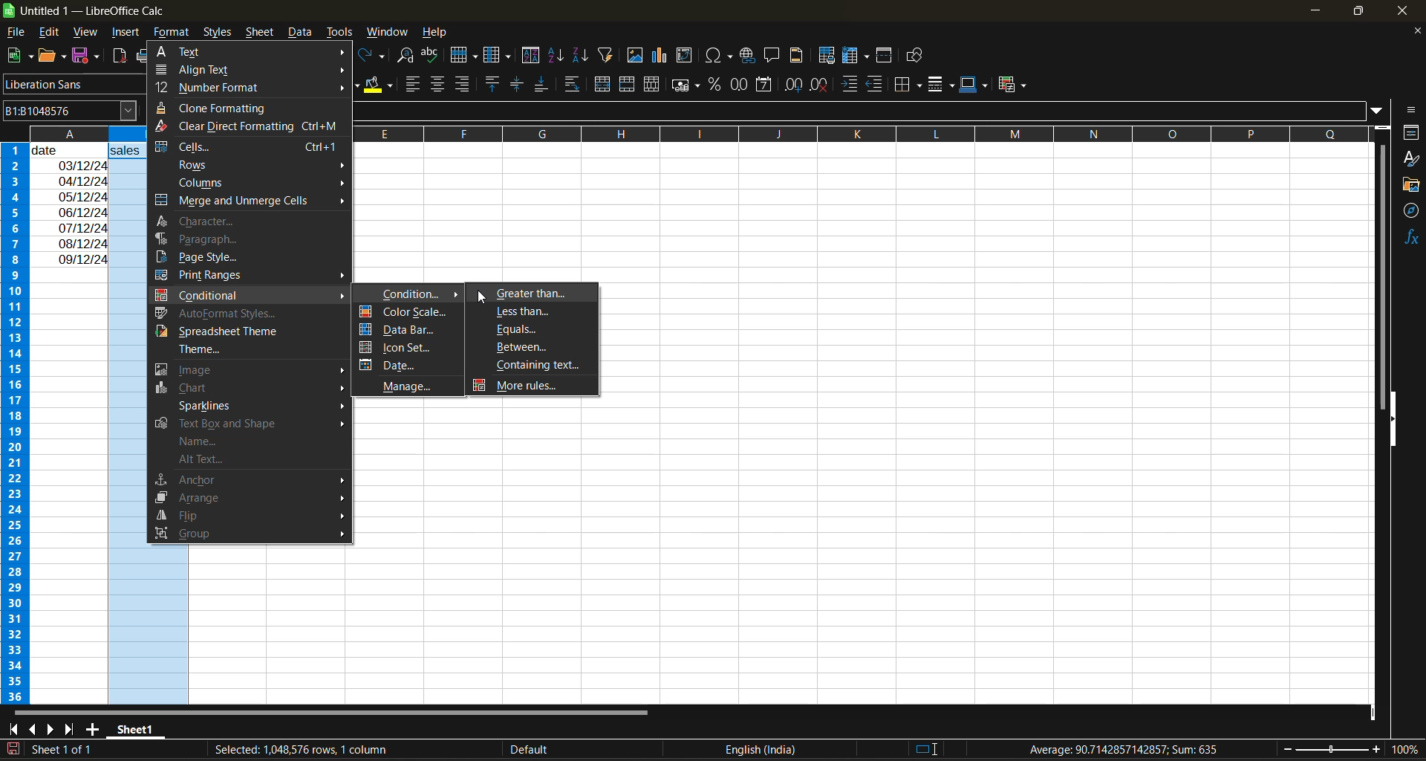 The image size is (1426, 761). I want to click on chart, so click(251, 389).